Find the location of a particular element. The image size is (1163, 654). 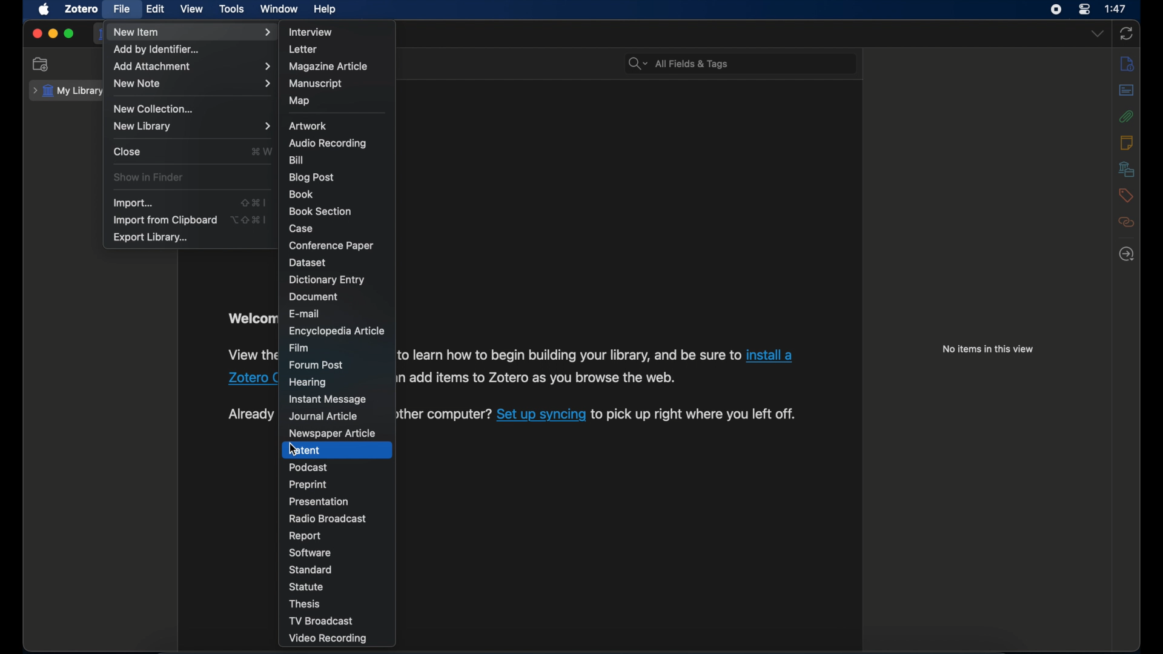

case is located at coordinates (301, 228).